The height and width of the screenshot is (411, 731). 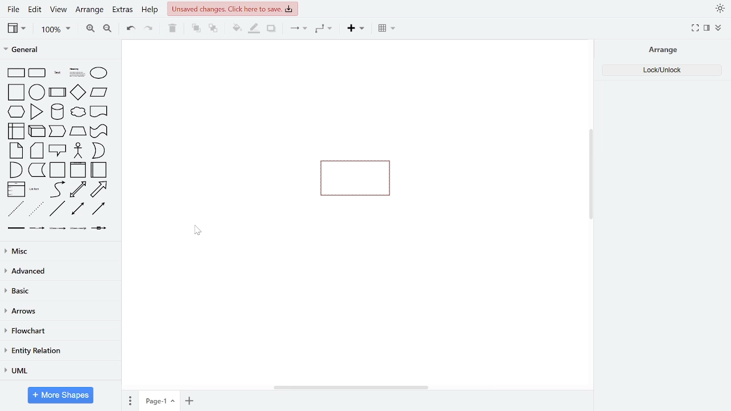 I want to click on misc, so click(x=58, y=251).